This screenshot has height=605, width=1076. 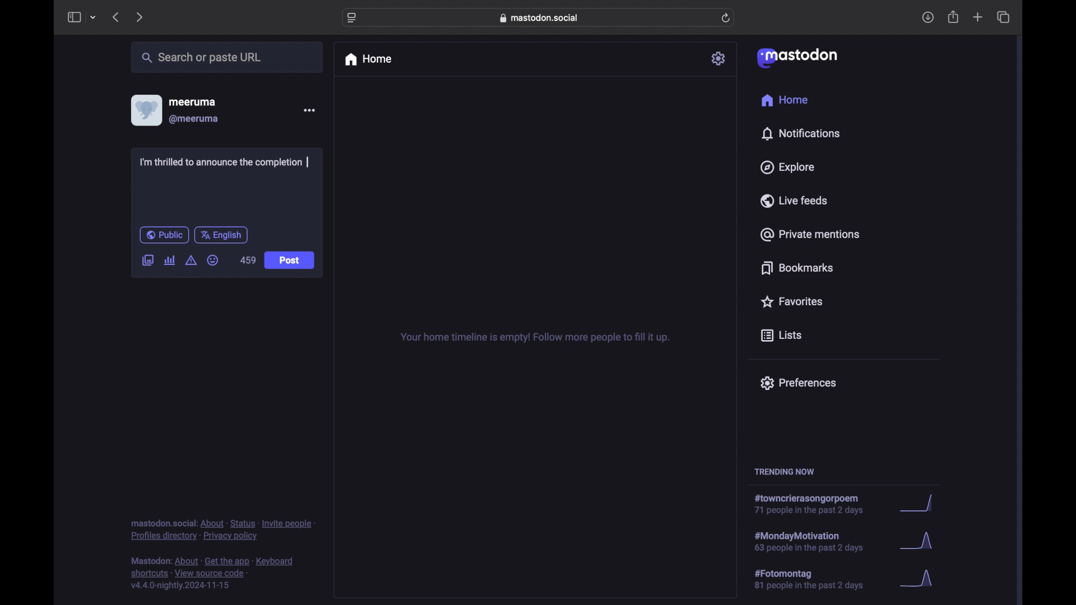 What do you see at coordinates (115, 17) in the screenshot?
I see `previous` at bounding box center [115, 17].